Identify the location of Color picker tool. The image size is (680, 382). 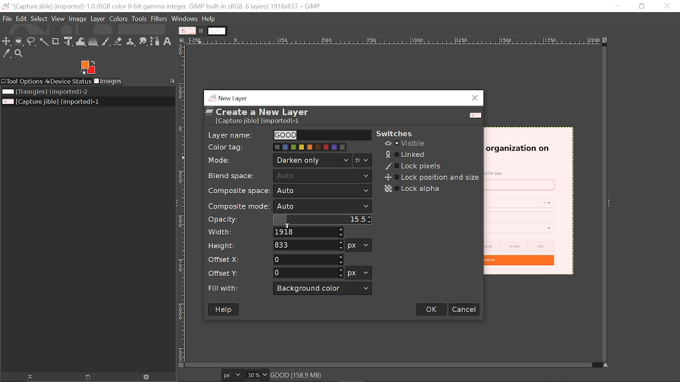
(6, 54).